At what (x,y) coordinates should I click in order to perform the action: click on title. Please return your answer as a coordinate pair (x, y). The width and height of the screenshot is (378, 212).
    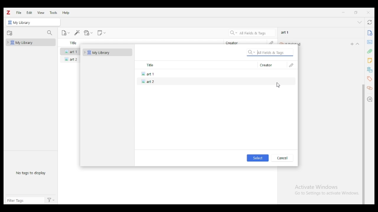
    Looking at the image, I should click on (73, 43).